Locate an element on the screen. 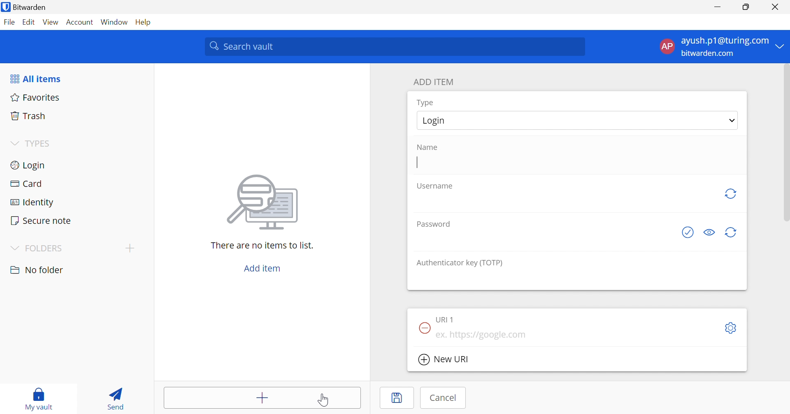  Regenerate username is located at coordinates (730, 193).